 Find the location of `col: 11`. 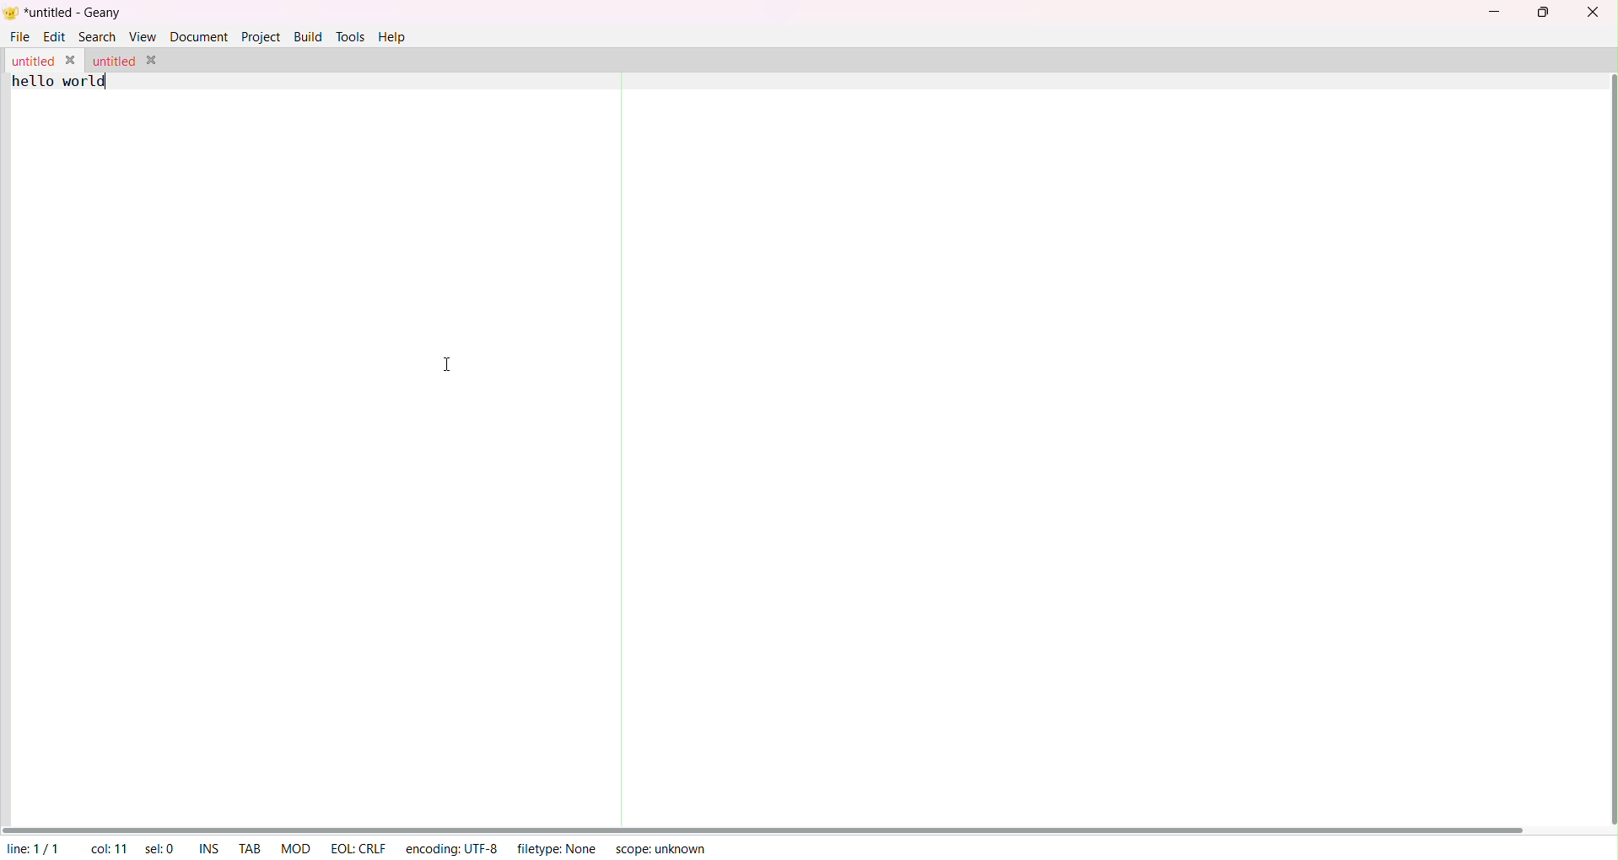

col: 11 is located at coordinates (111, 848).